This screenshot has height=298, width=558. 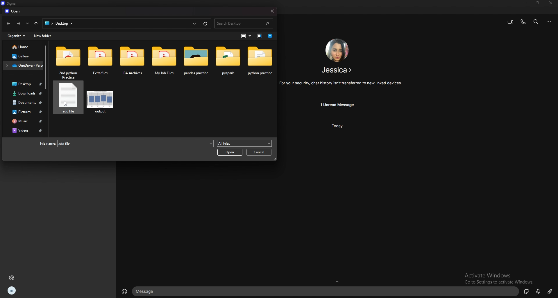 I want to click on close, so click(x=550, y=3).